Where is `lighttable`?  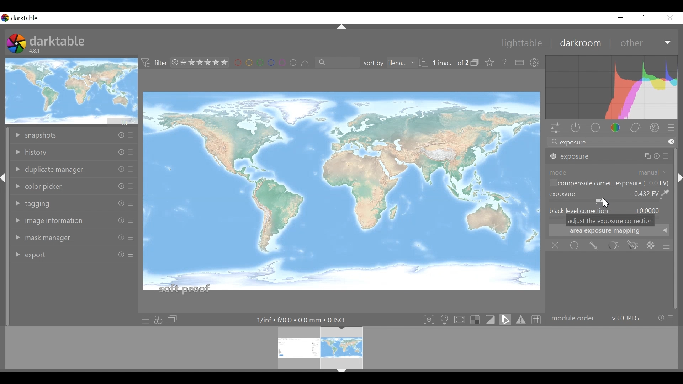
lighttable is located at coordinates (522, 44).